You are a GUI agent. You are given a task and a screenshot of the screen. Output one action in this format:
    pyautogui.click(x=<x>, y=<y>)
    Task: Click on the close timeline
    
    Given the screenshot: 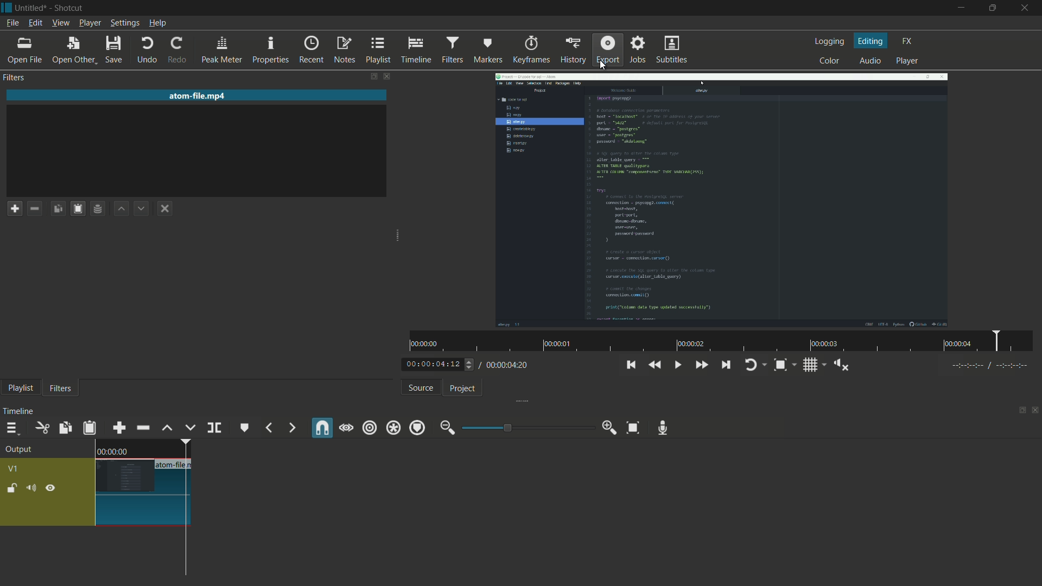 What is the action you would take?
    pyautogui.click(x=1035, y=411)
    